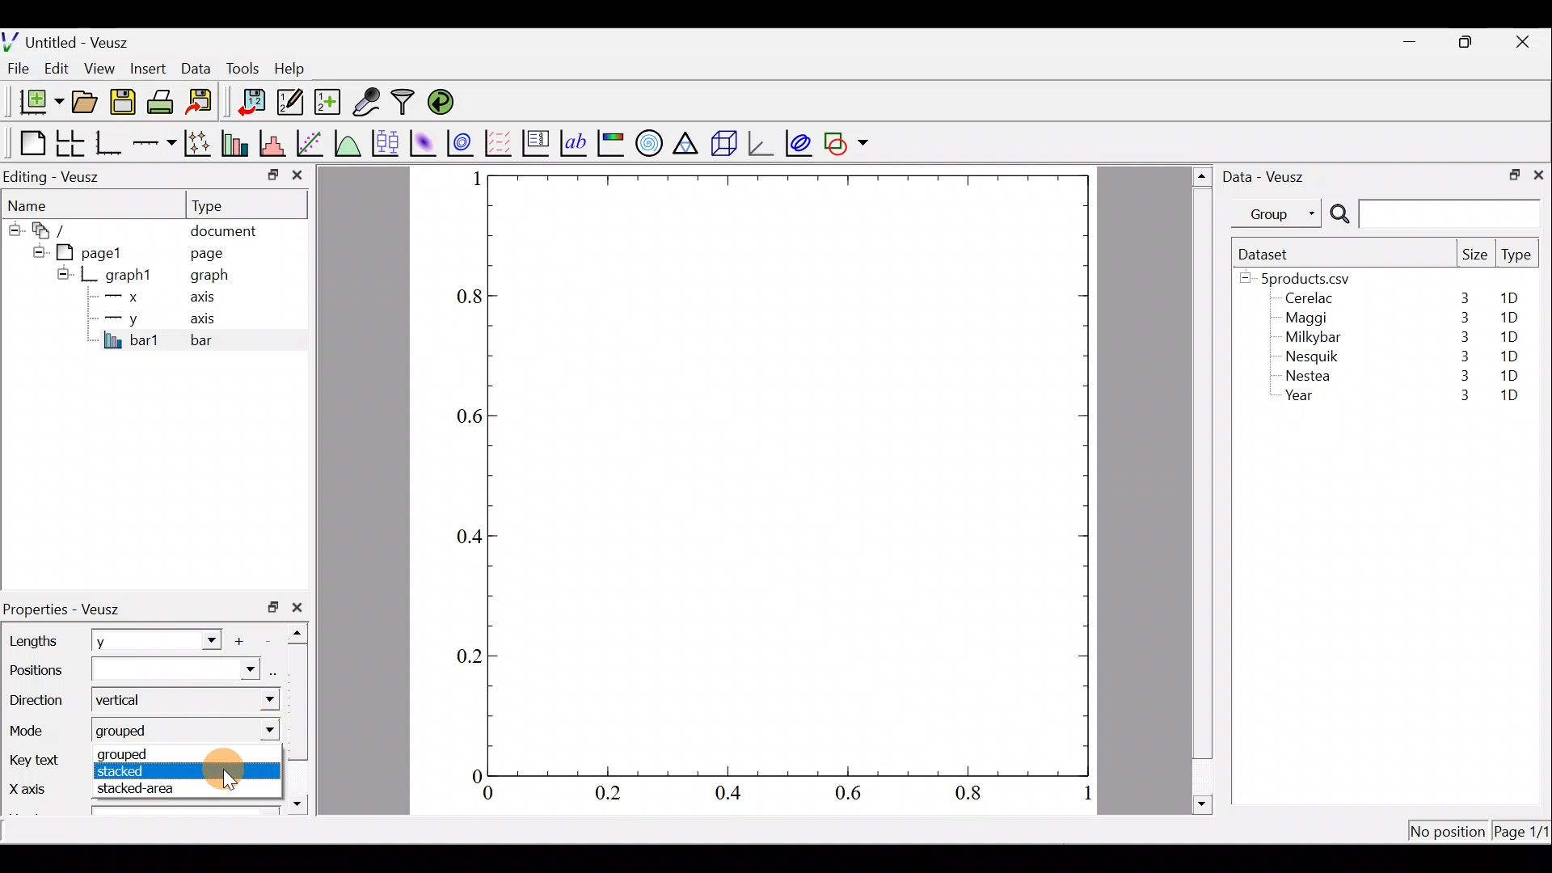 The width and height of the screenshot is (1552, 873). What do you see at coordinates (1309, 339) in the screenshot?
I see `Milkybar` at bounding box center [1309, 339].